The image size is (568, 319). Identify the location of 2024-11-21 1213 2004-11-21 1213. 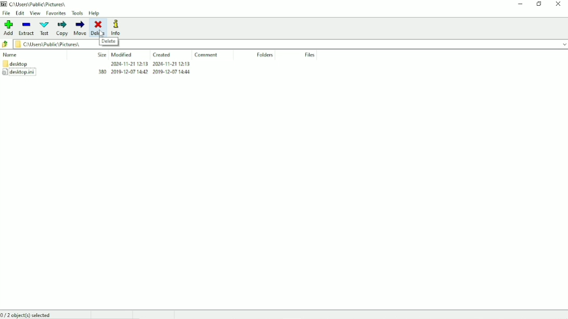
(153, 64).